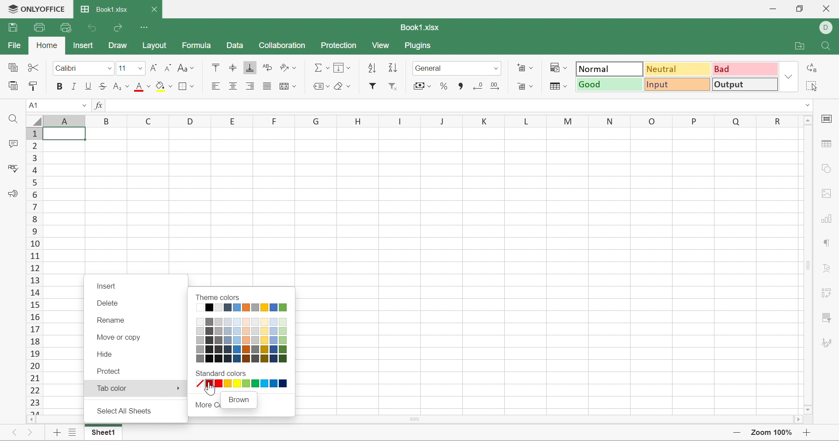 This screenshot has height=441, width=839. I want to click on Zoom in, so click(808, 434).